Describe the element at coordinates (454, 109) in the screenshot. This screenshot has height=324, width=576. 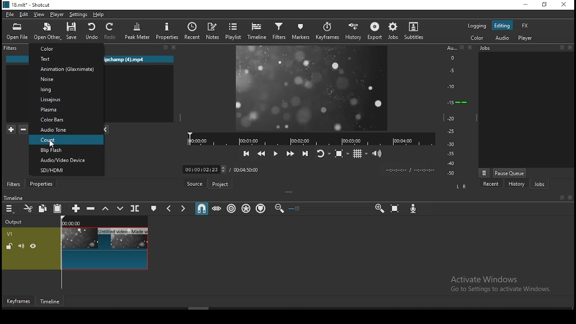
I see `scale` at that location.